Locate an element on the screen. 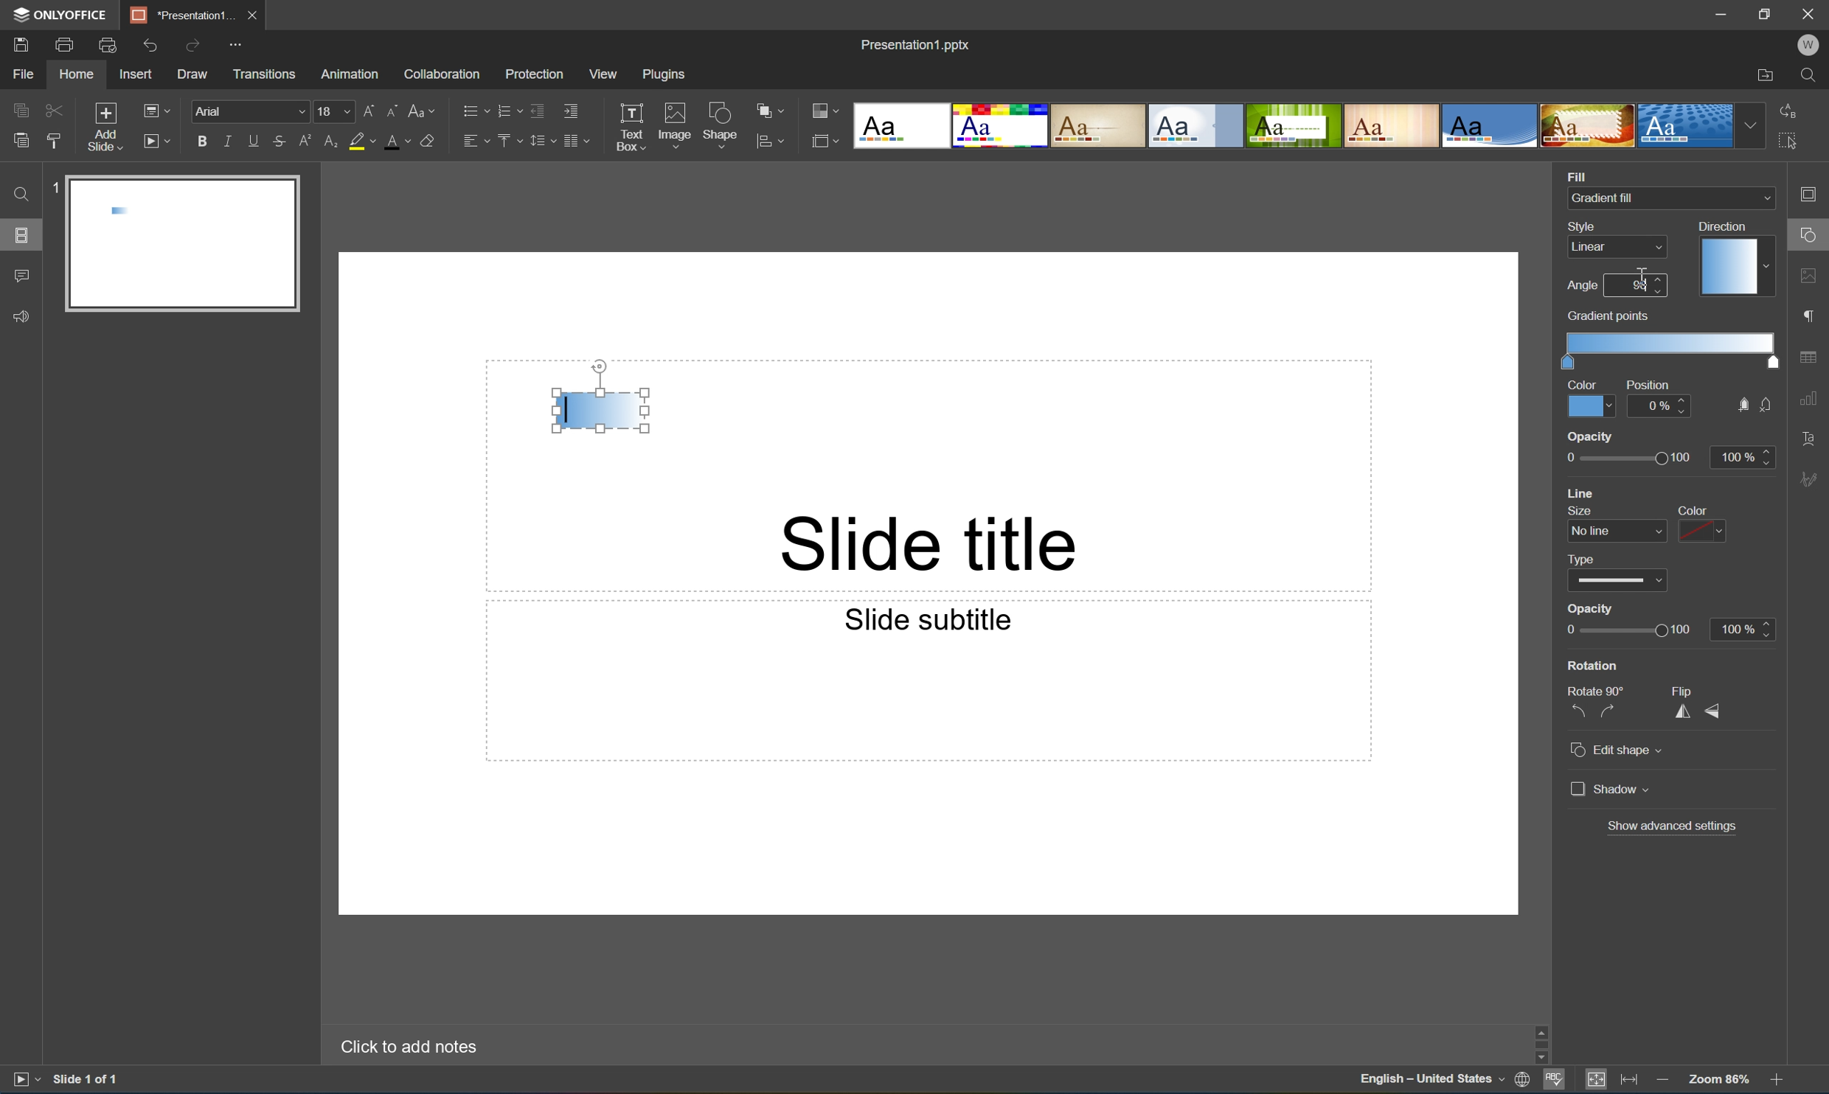  90 degrees is located at coordinates (1636, 284).